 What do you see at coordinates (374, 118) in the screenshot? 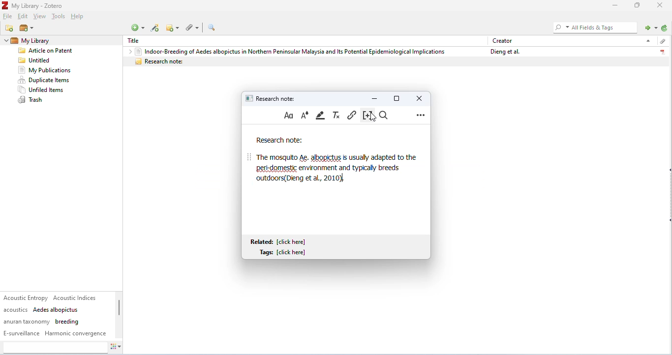
I see `cursor movement` at bounding box center [374, 118].